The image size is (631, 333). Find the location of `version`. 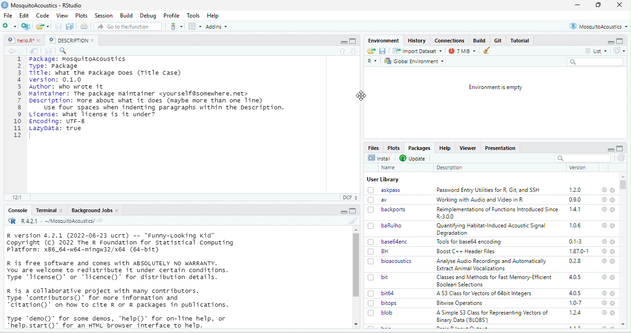

version is located at coordinates (576, 167).